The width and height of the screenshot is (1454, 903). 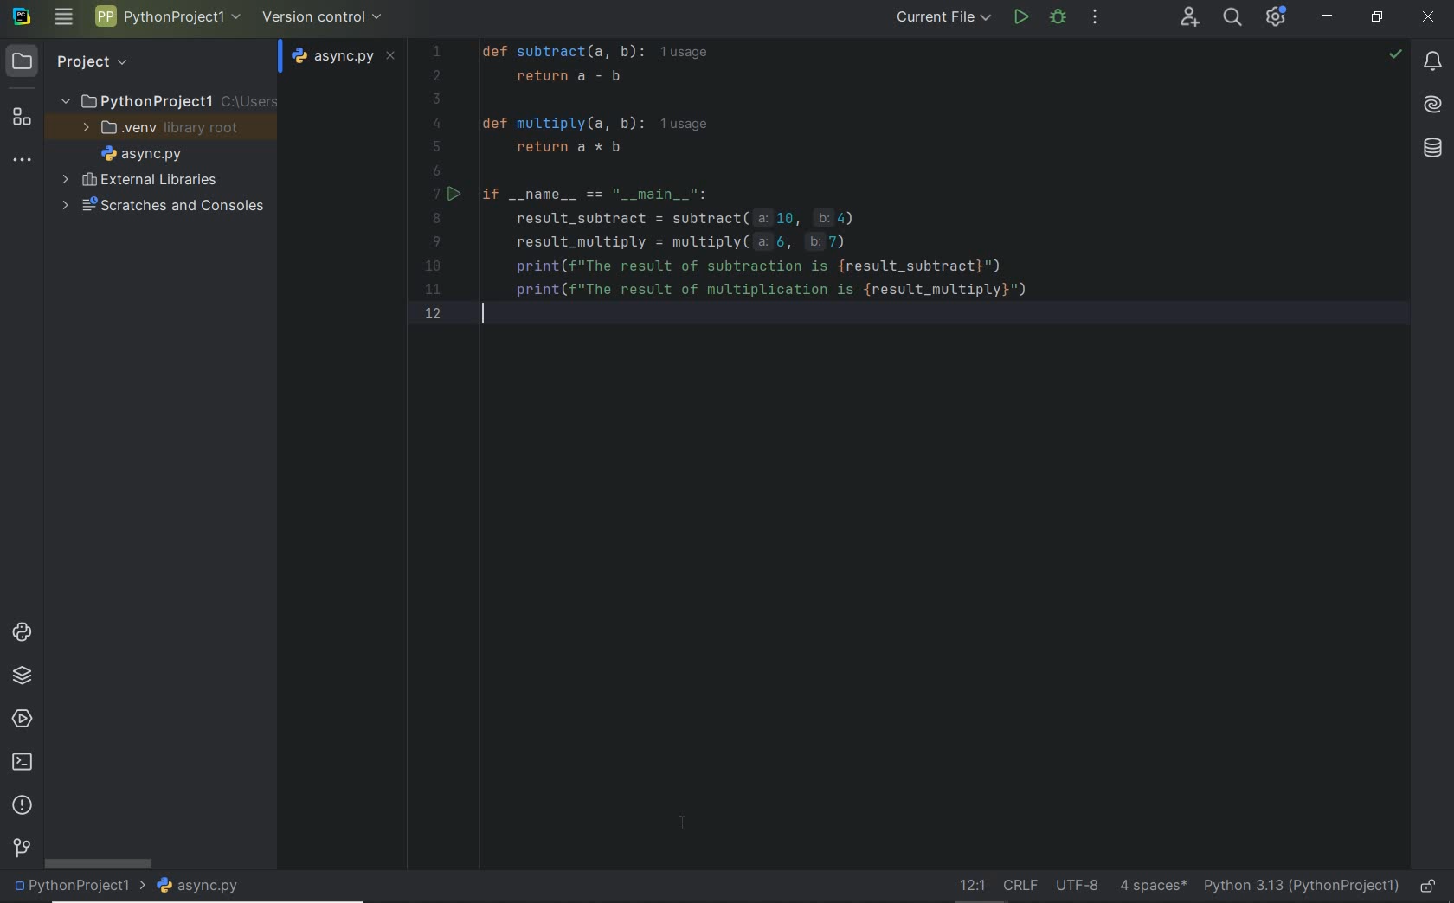 I want to click on code with me, so click(x=1190, y=20).